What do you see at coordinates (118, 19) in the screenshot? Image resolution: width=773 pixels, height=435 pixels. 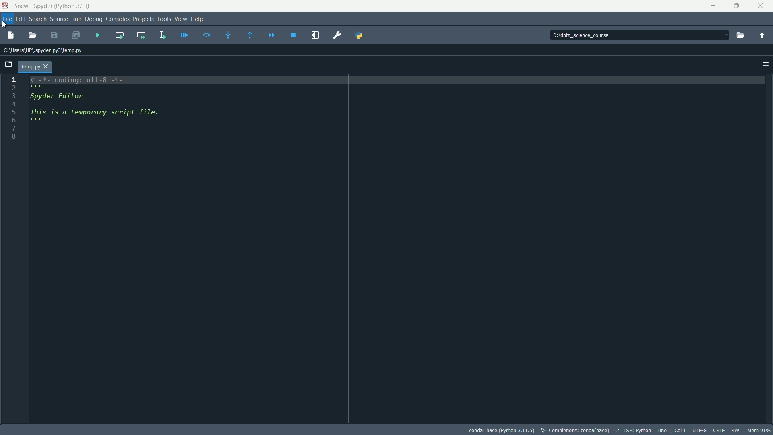 I see `consoles menu` at bounding box center [118, 19].